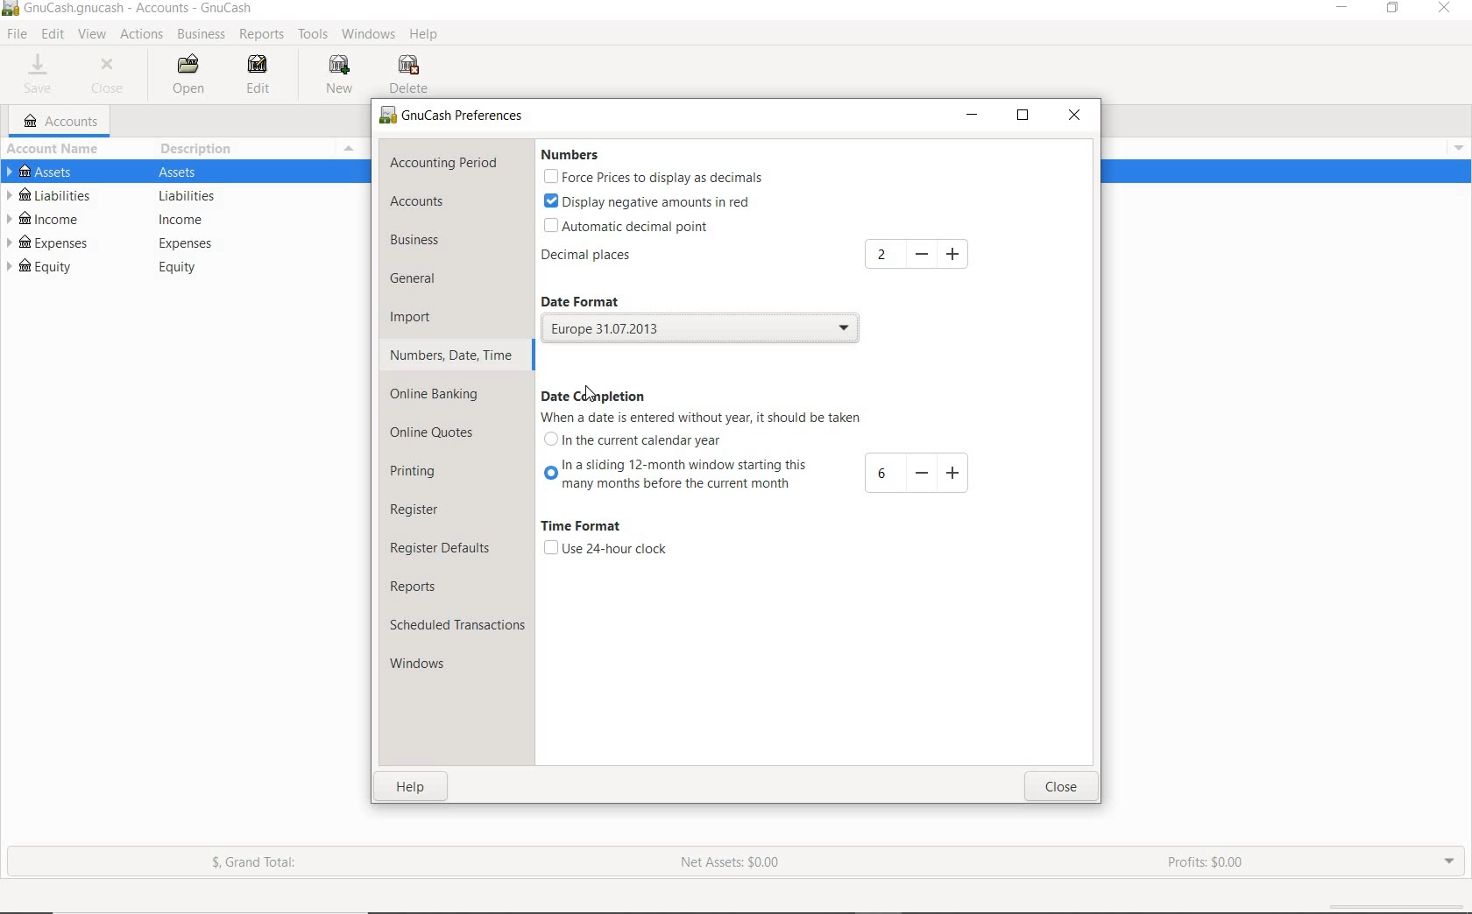 Image resolution: width=1472 pixels, height=914 pixels. What do you see at coordinates (1447, 860) in the screenshot?
I see `EXPAND` at bounding box center [1447, 860].